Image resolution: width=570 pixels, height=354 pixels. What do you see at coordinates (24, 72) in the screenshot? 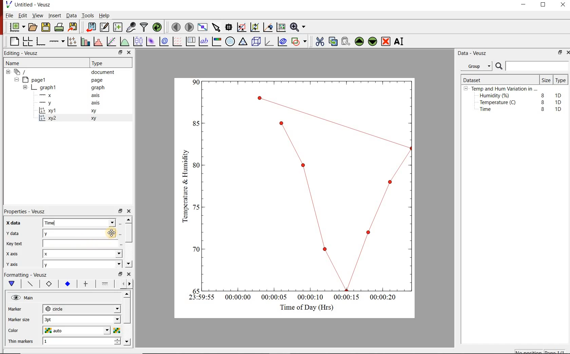
I see `document widget` at bounding box center [24, 72].